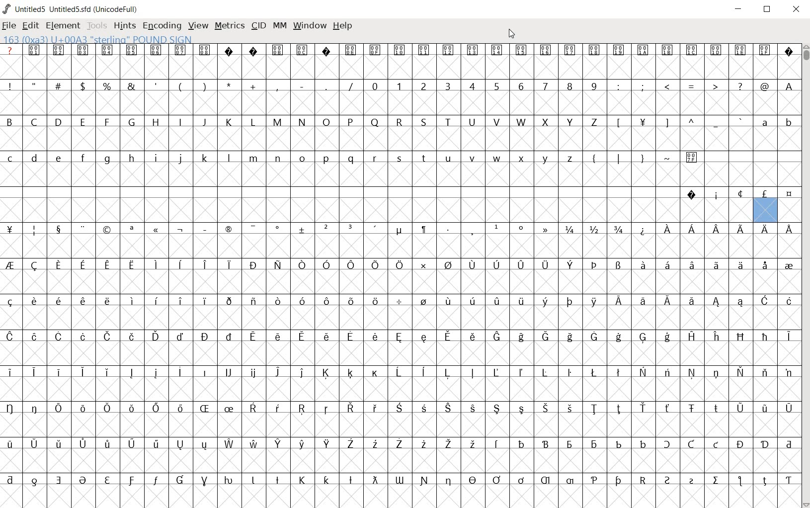 This screenshot has height=508, width=810. What do you see at coordinates (521, 303) in the screenshot?
I see `Symbol` at bounding box center [521, 303].